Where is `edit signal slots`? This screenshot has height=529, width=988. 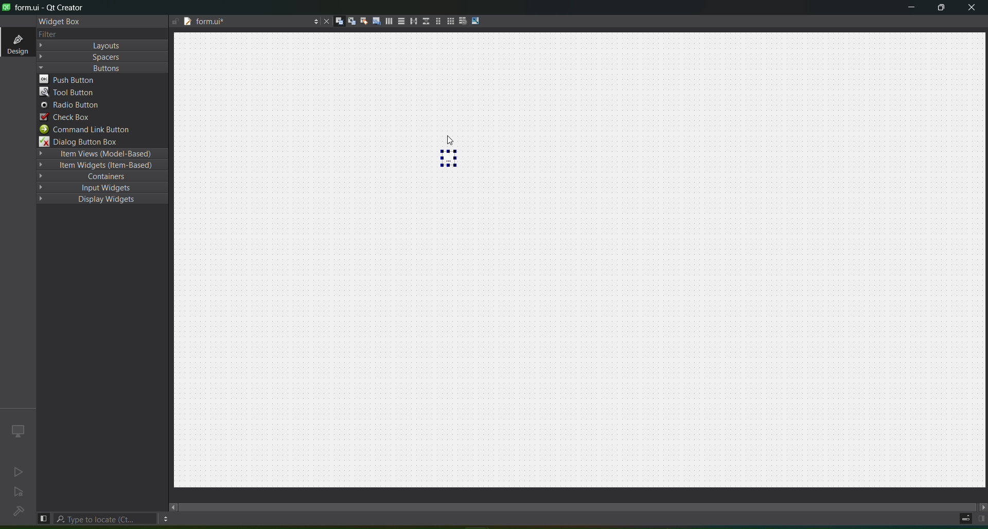 edit signal slots is located at coordinates (349, 20).